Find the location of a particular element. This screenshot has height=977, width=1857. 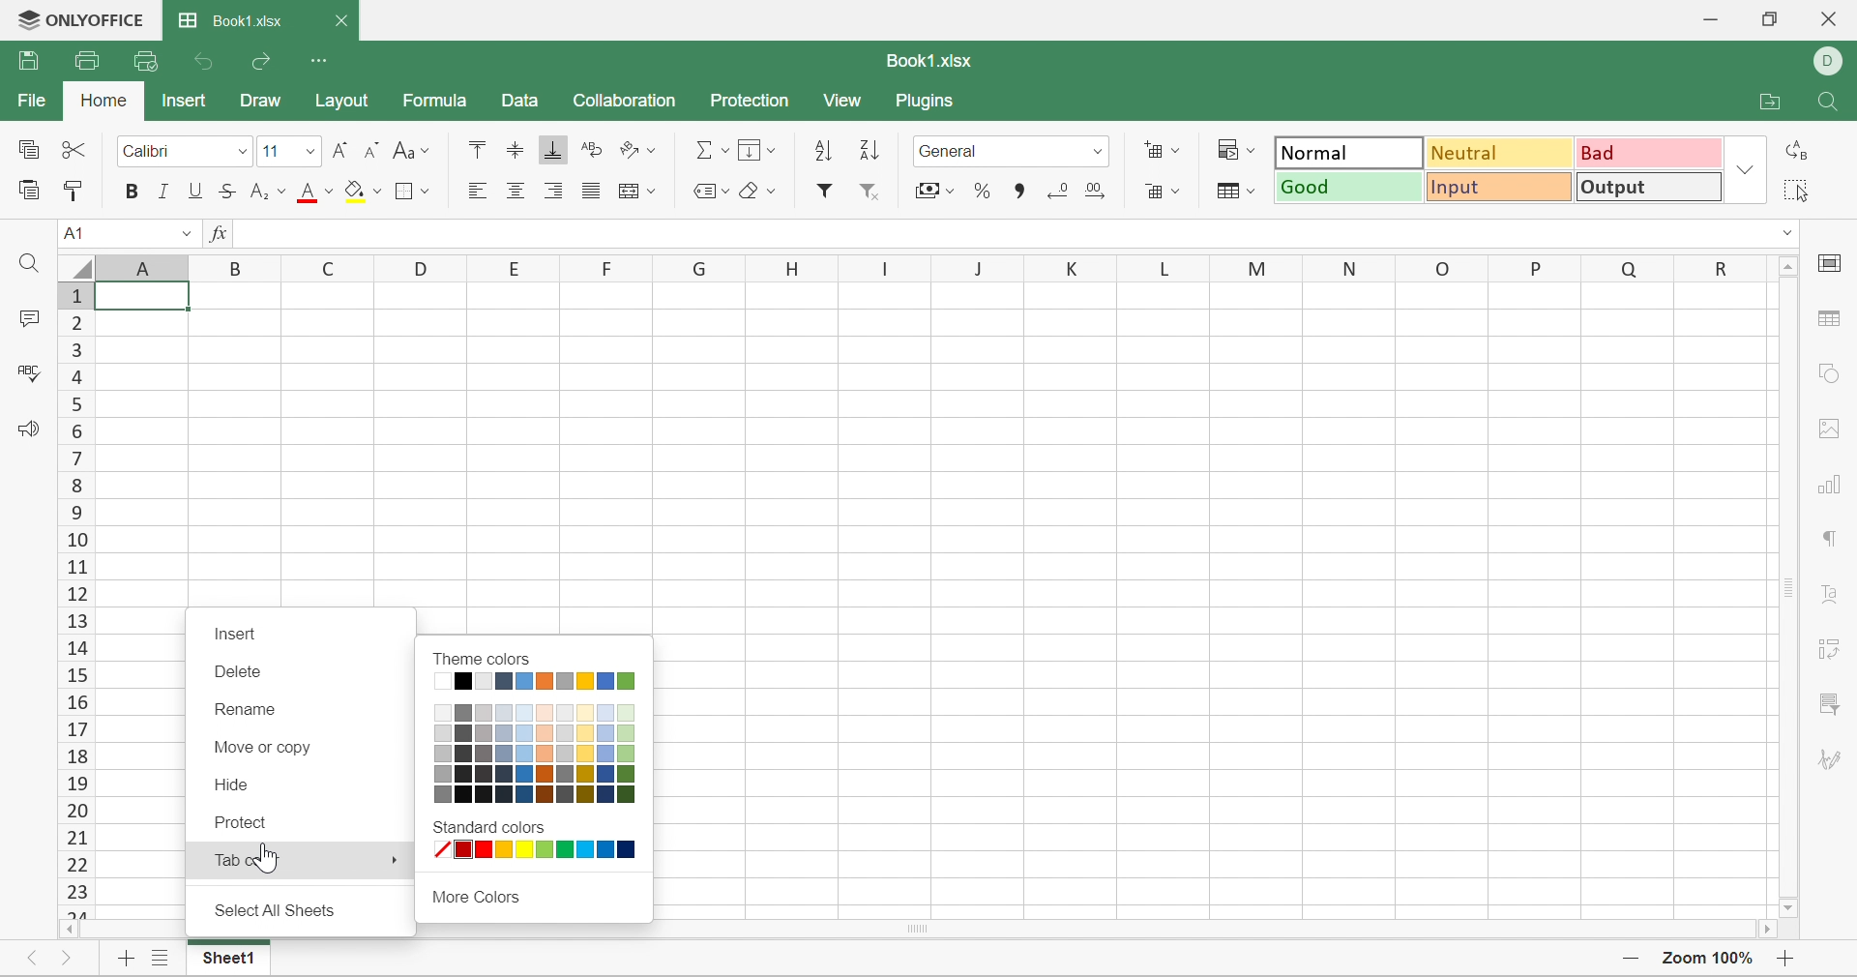

Redo is located at coordinates (264, 66).